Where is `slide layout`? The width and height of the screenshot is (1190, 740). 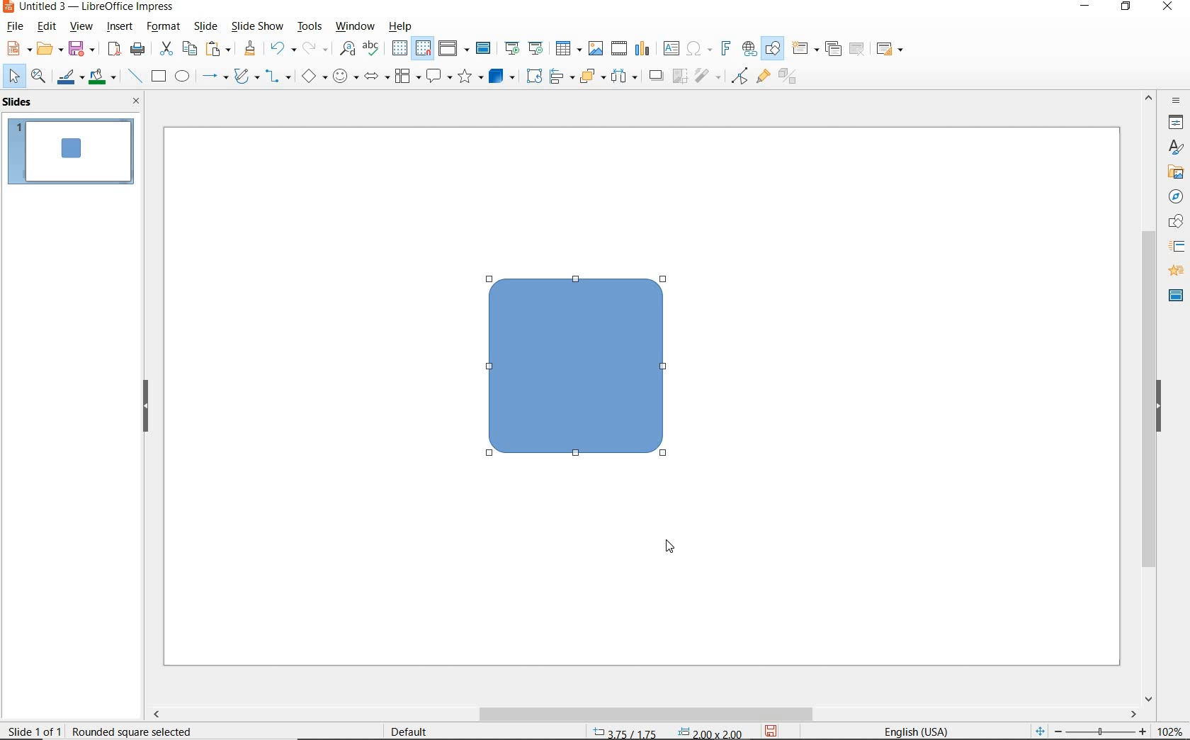 slide layout is located at coordinates (890, 49).